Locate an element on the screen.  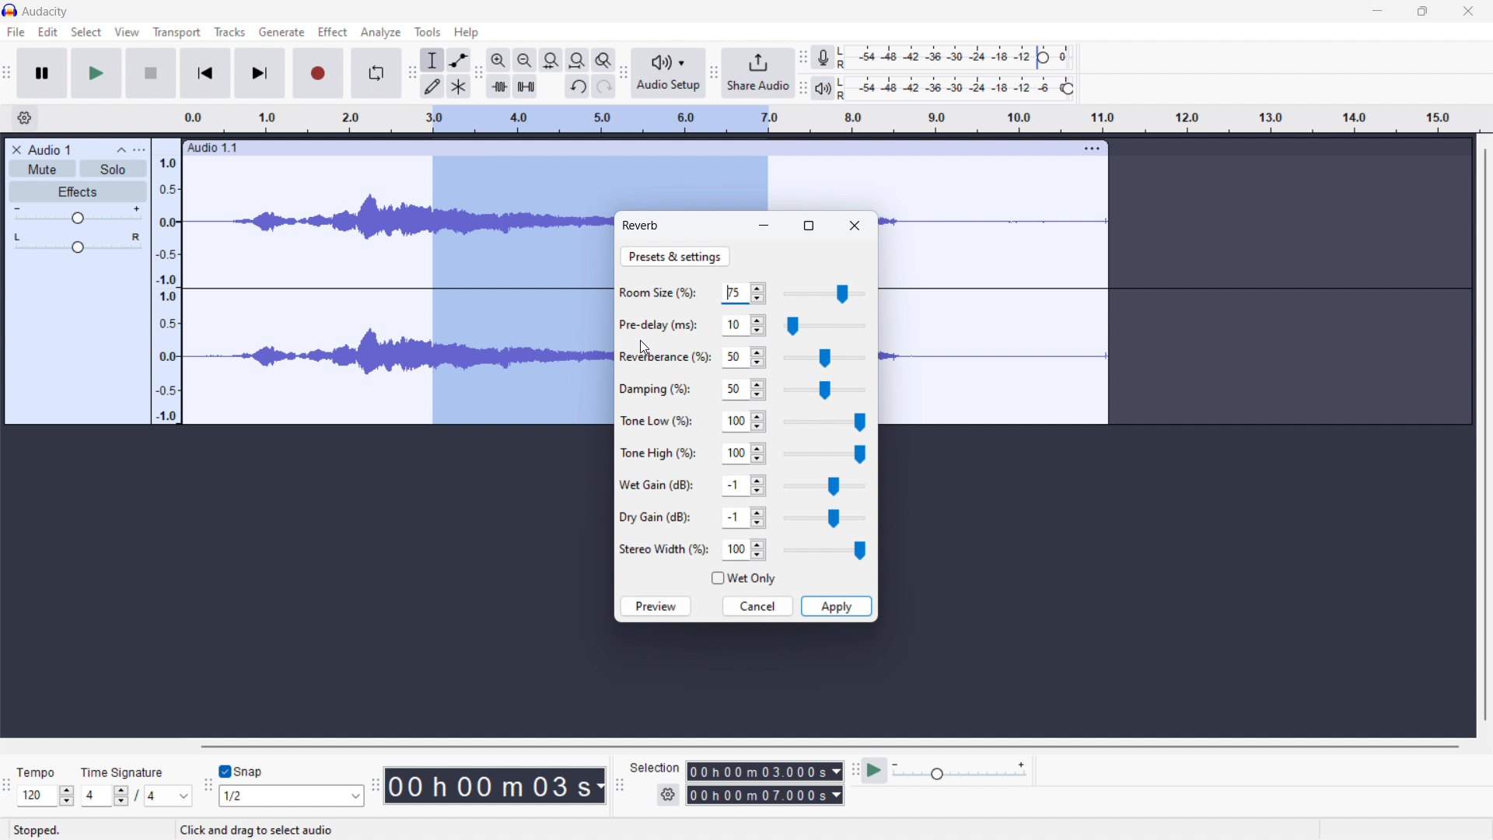
draw tool is located at coordinates (433, 87).